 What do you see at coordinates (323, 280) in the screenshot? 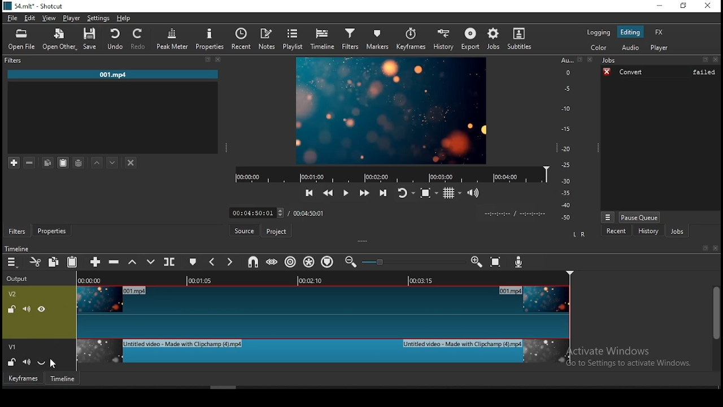
I see `timeline` at bounding box center [323, 280].